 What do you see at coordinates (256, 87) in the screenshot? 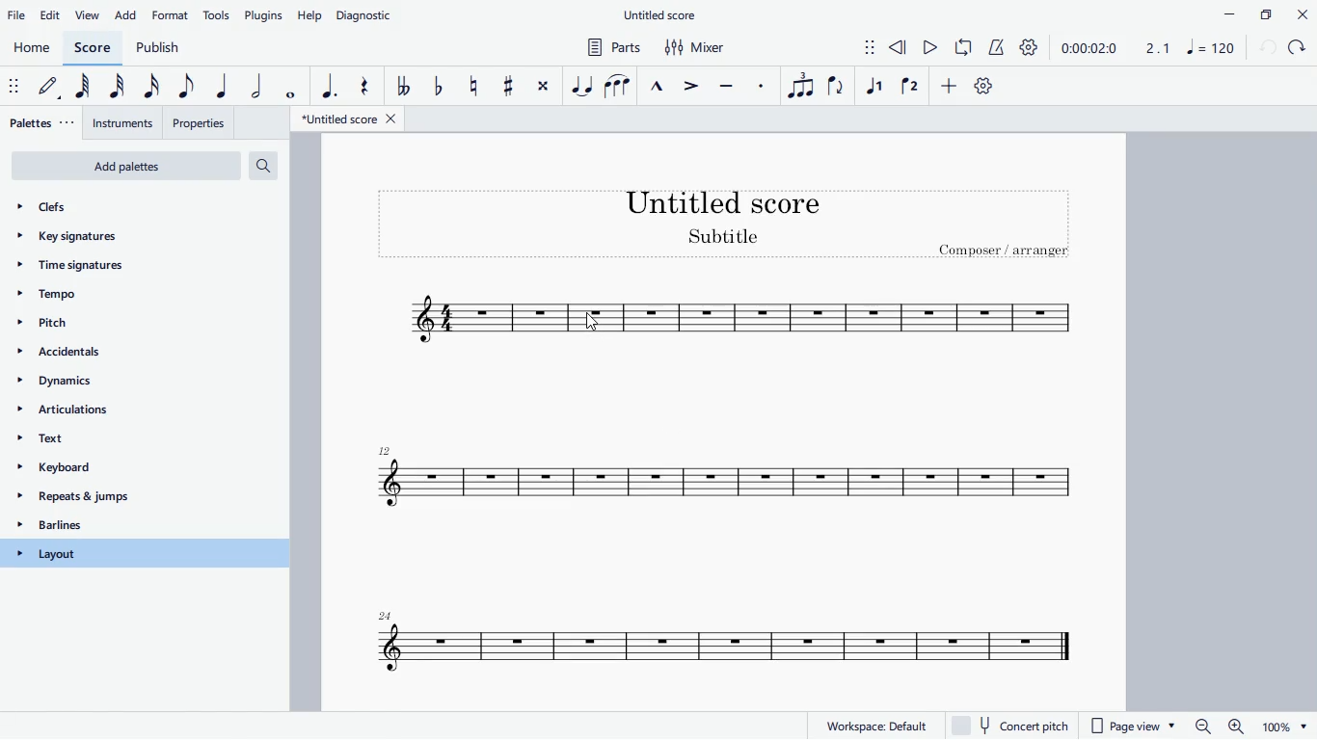
I see `half note` at bounding box center [256, 87].